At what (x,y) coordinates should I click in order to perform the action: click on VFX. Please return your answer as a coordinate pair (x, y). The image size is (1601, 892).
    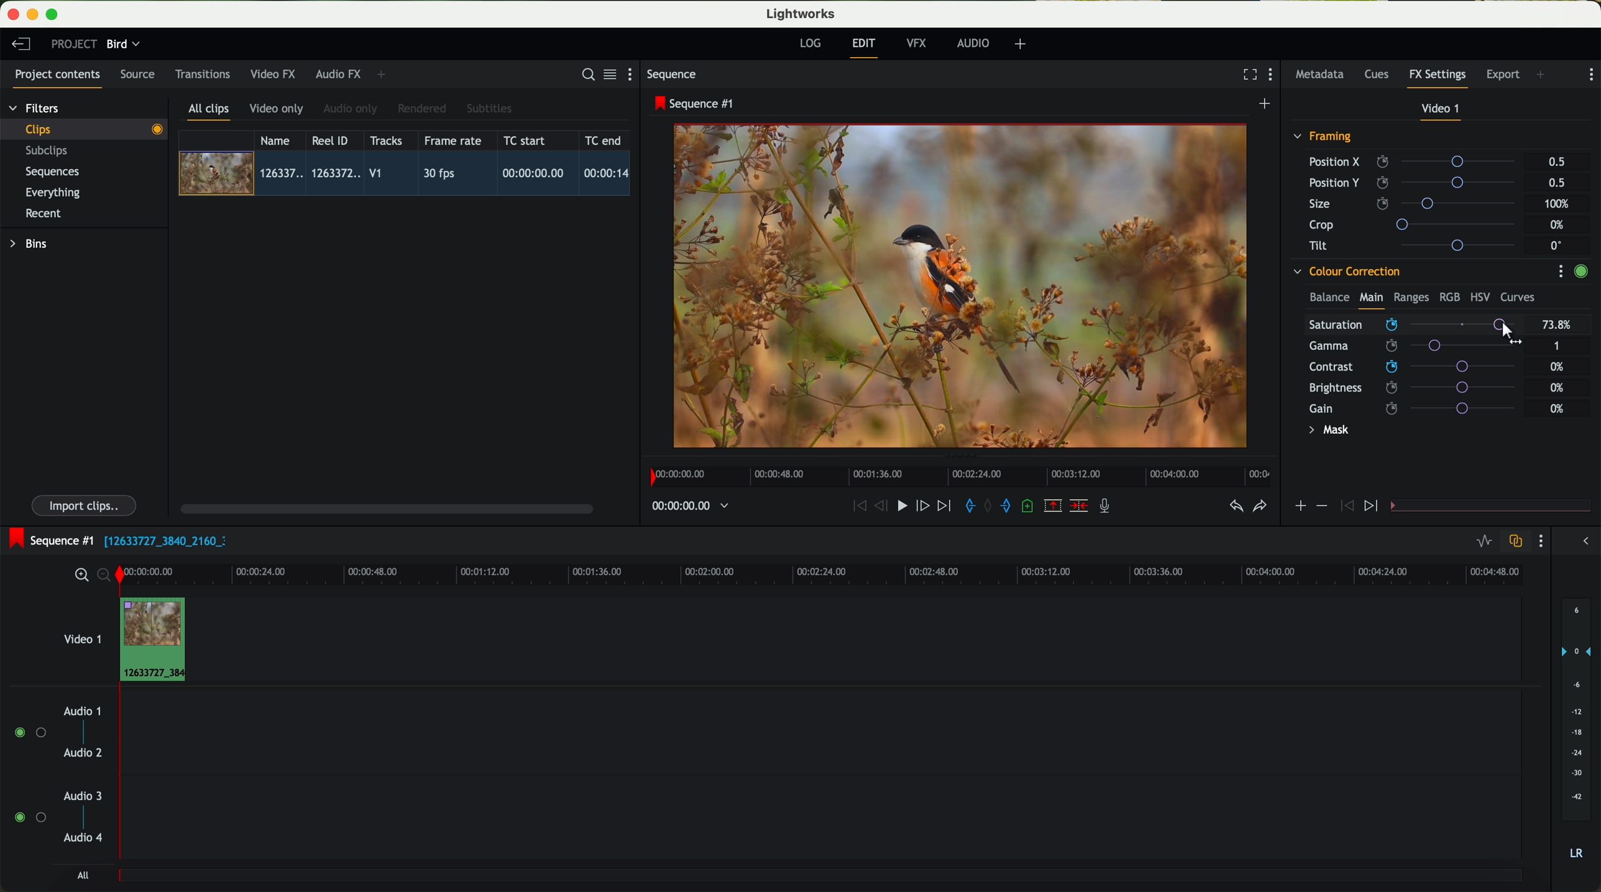
    Looking at the image, I should click on (919, 44).